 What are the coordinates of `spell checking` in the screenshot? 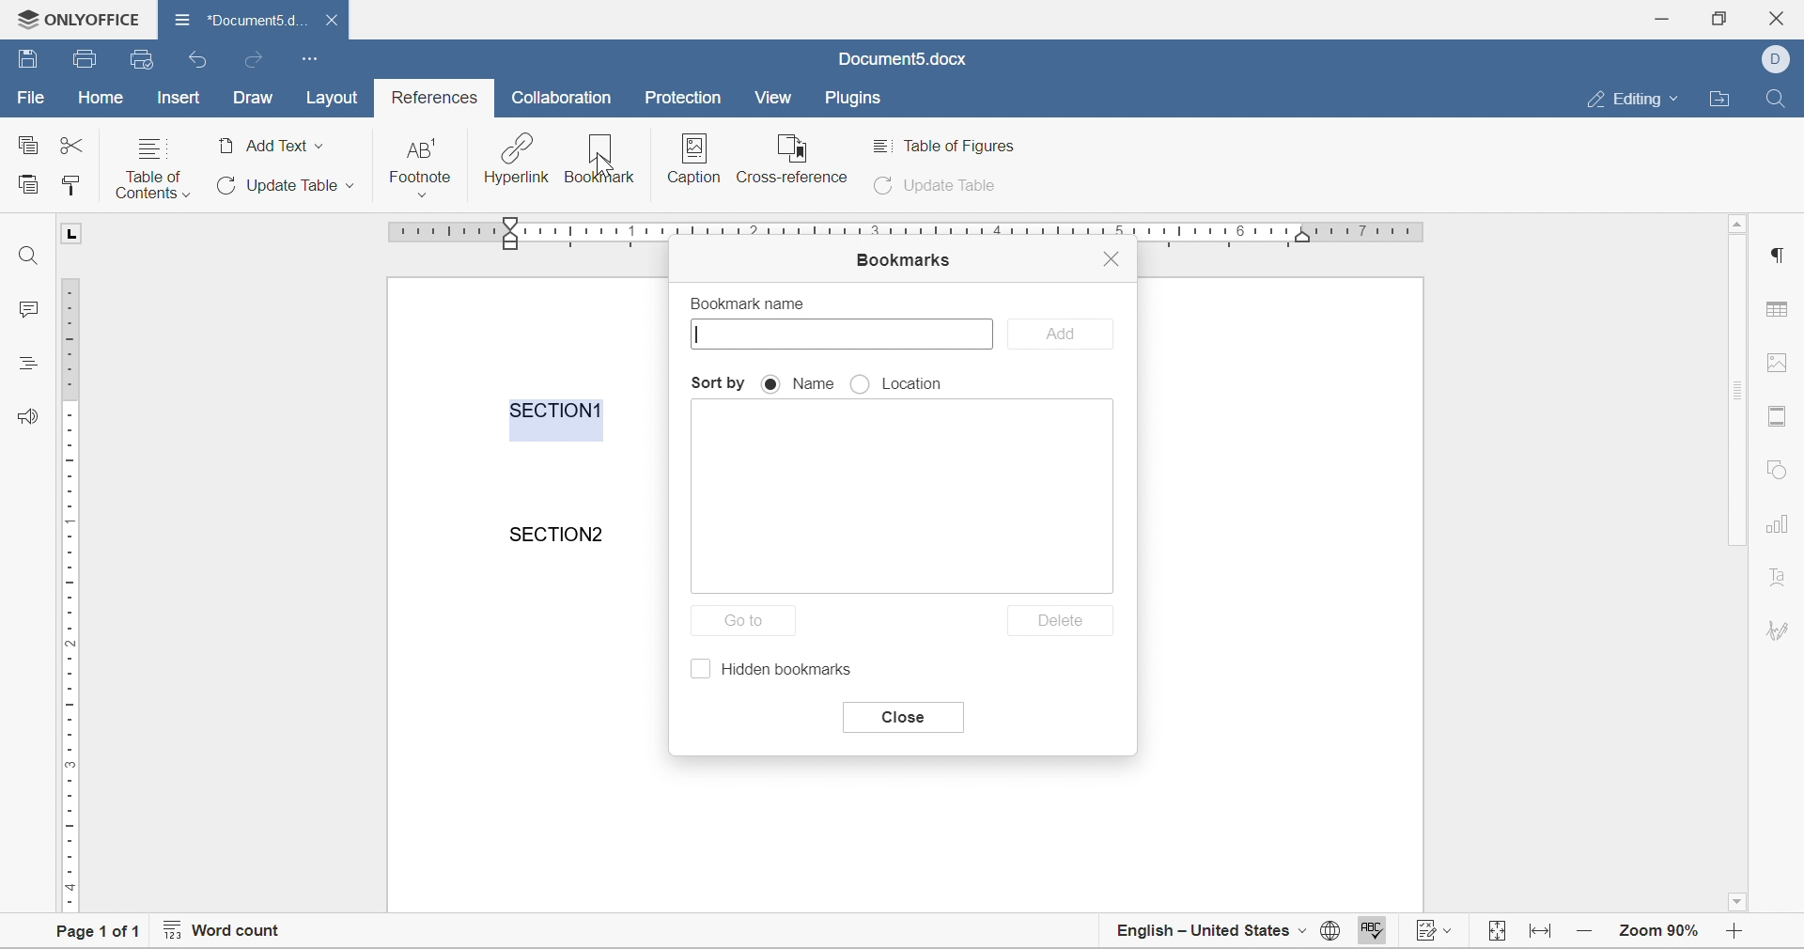 It's located at (1369, 933).